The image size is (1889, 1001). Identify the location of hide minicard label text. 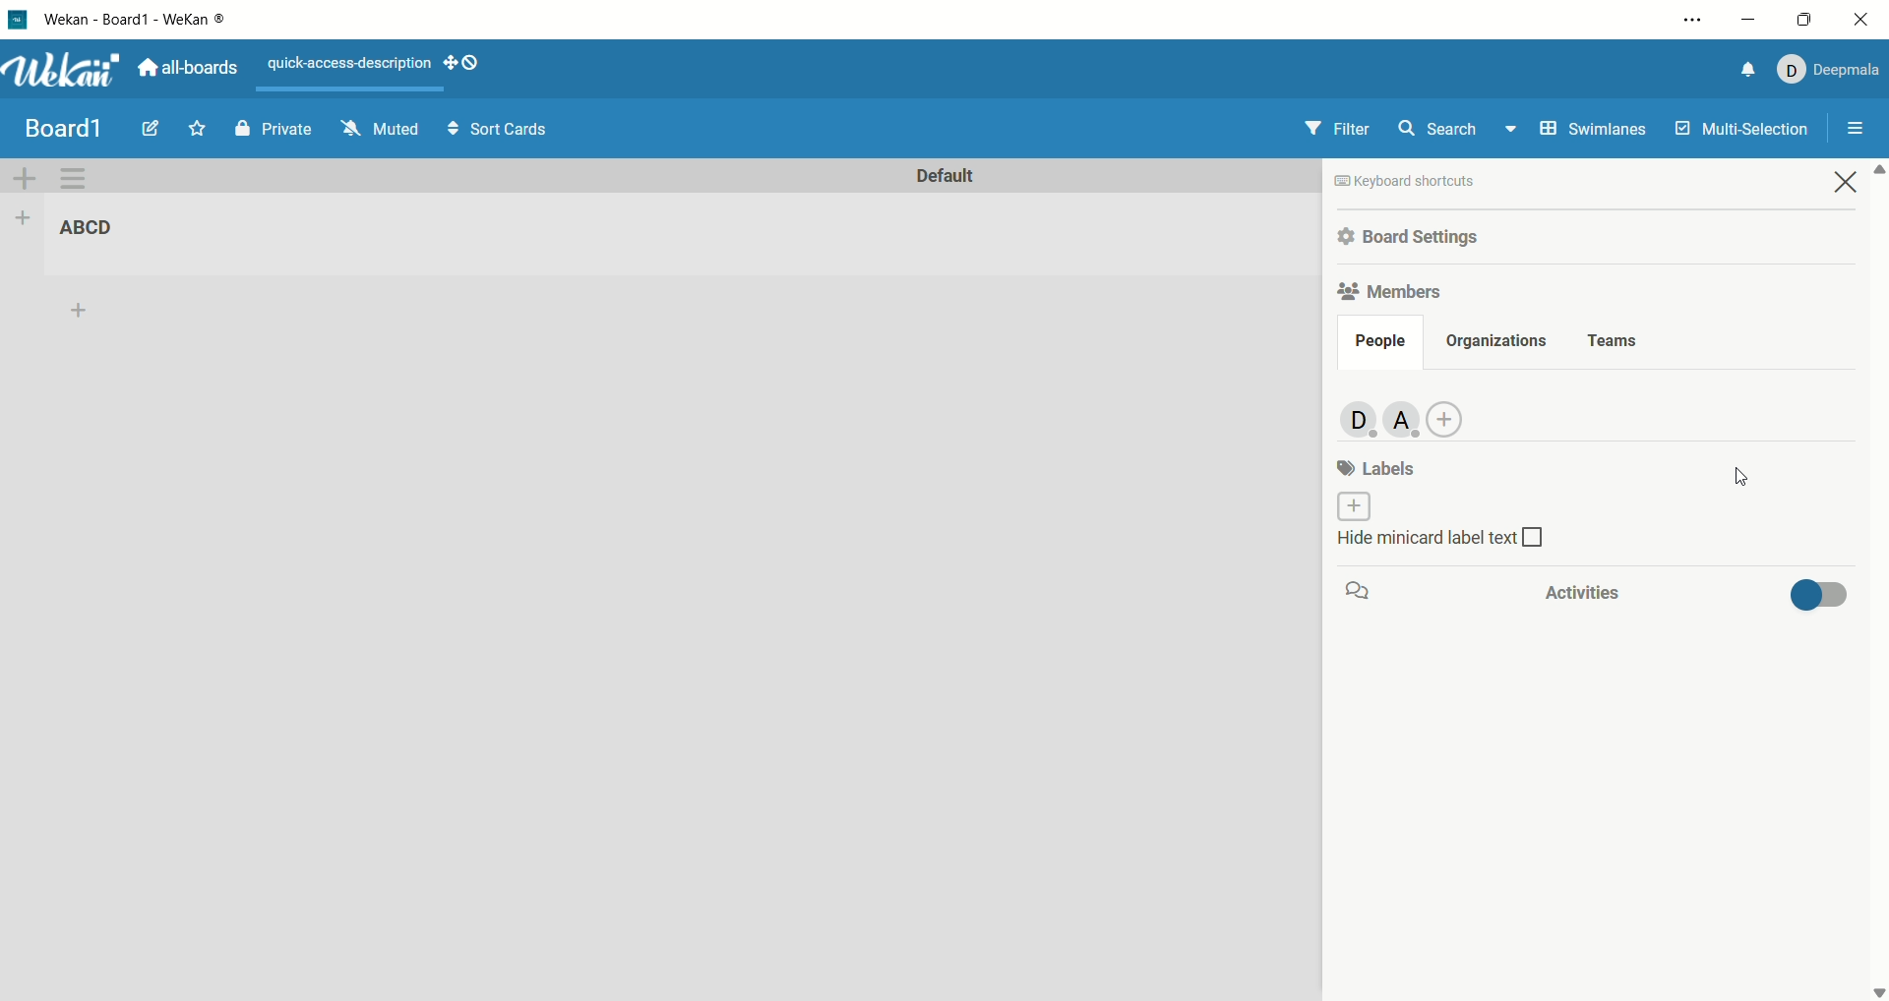
(1437, 536).